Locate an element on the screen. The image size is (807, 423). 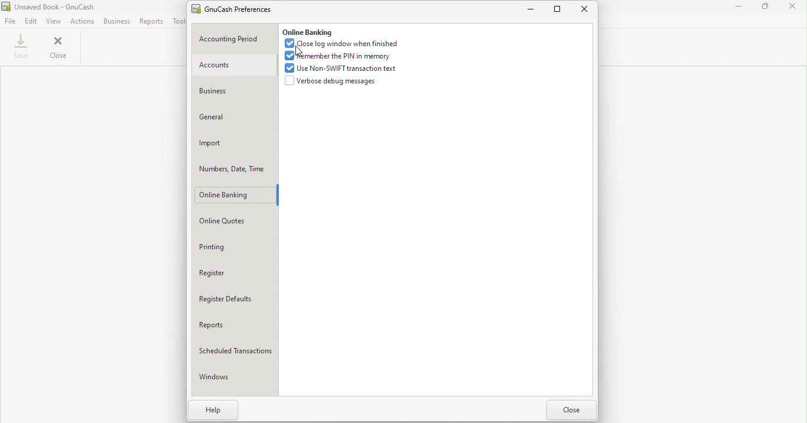
GnuCash preferences is located at coordinates (237, 8).